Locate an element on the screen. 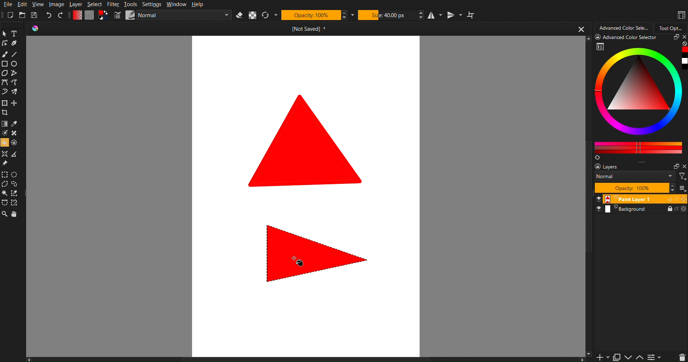  Undo is located at coordinates (50, 15).